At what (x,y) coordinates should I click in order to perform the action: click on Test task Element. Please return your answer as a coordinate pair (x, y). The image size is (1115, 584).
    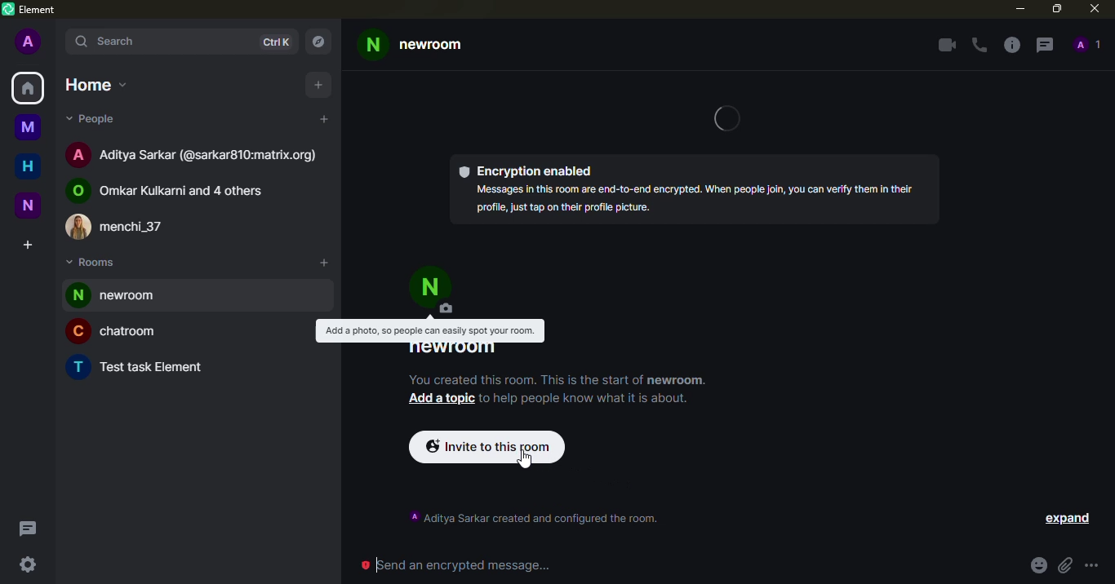
    Looking at the image, I should click on (139, 367).